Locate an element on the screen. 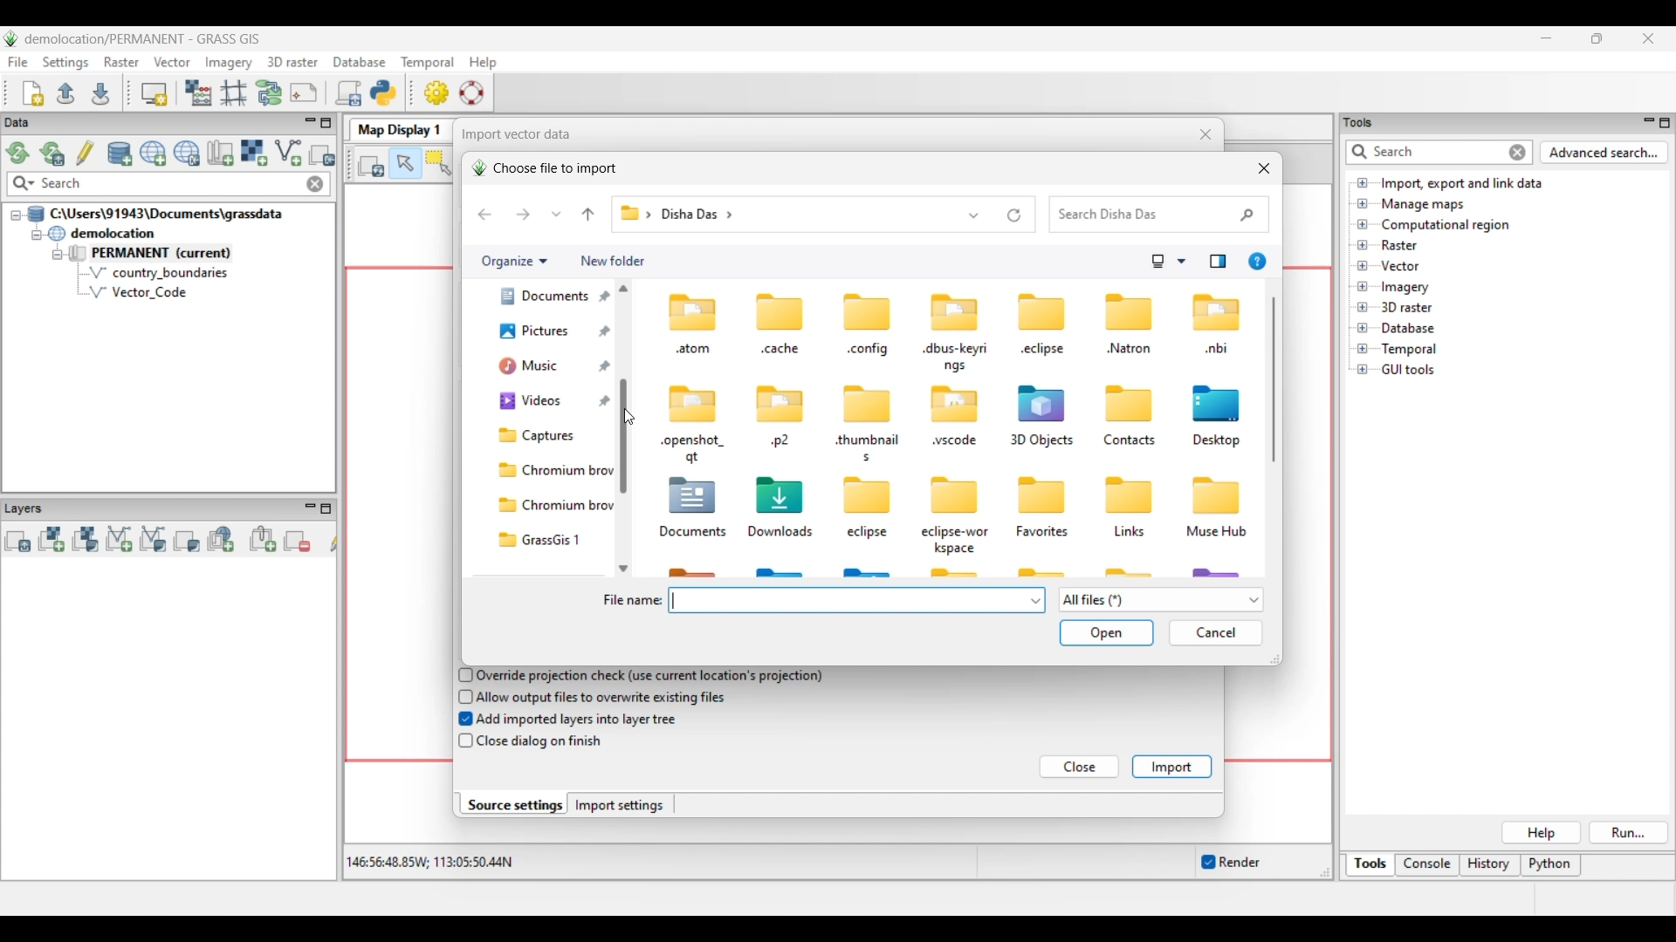 The height and width of the screenshot is (942, 1676). checkbox is located at coordinates (462, 696).